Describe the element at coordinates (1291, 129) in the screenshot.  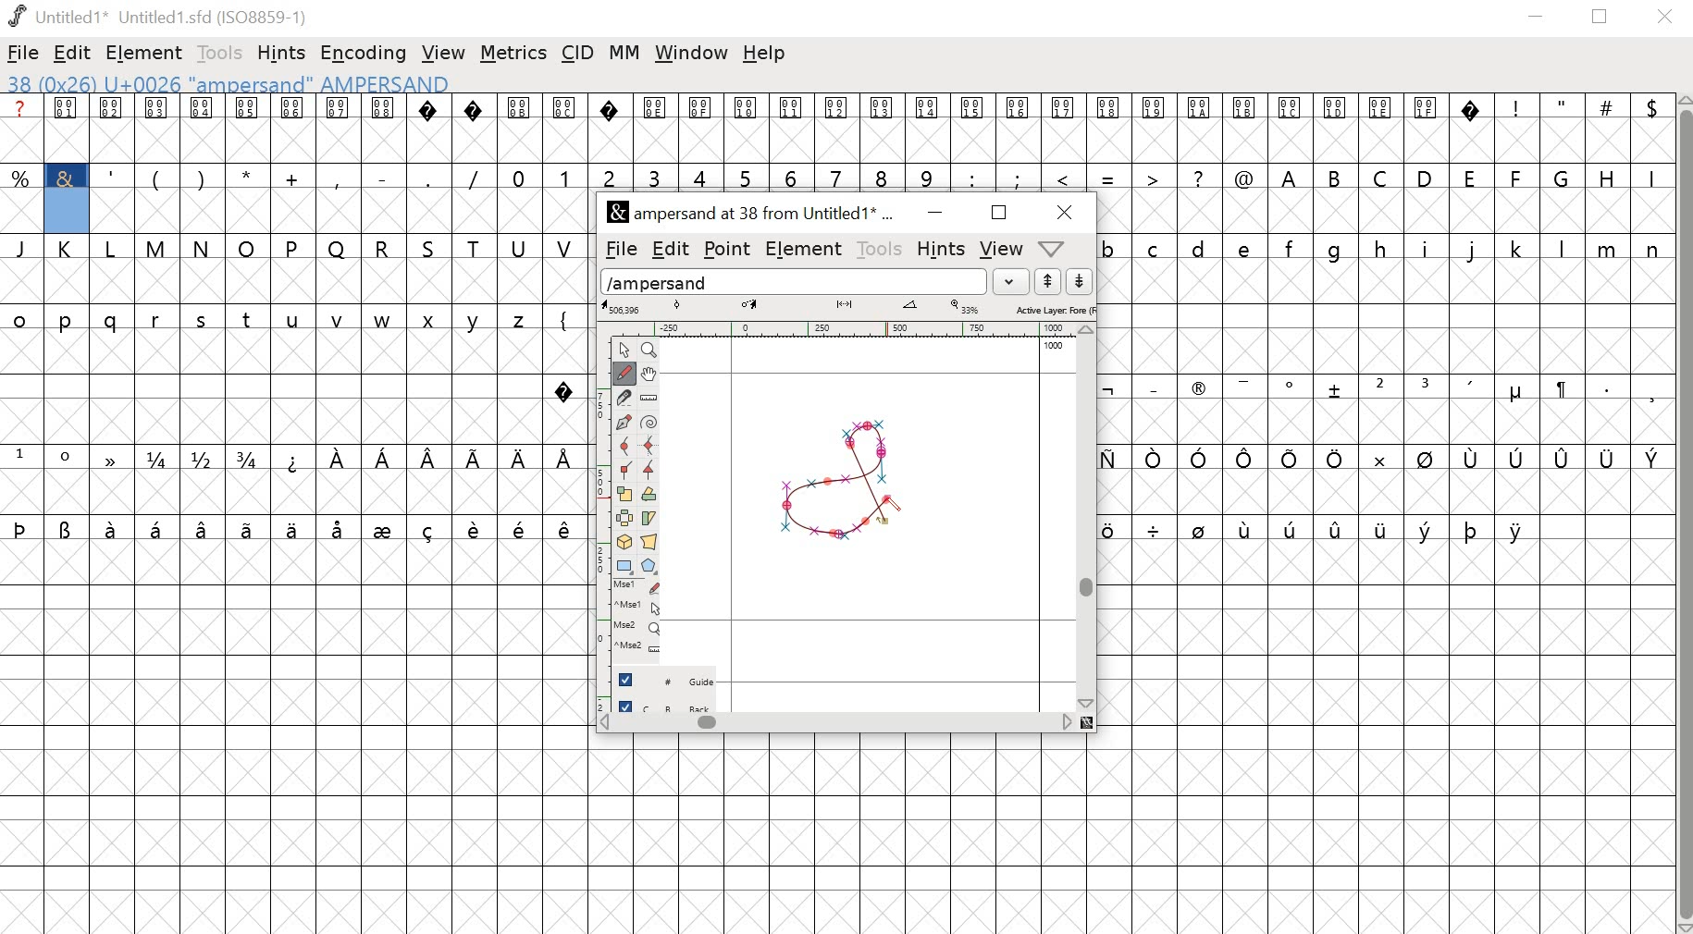
I see `001C` at that location.